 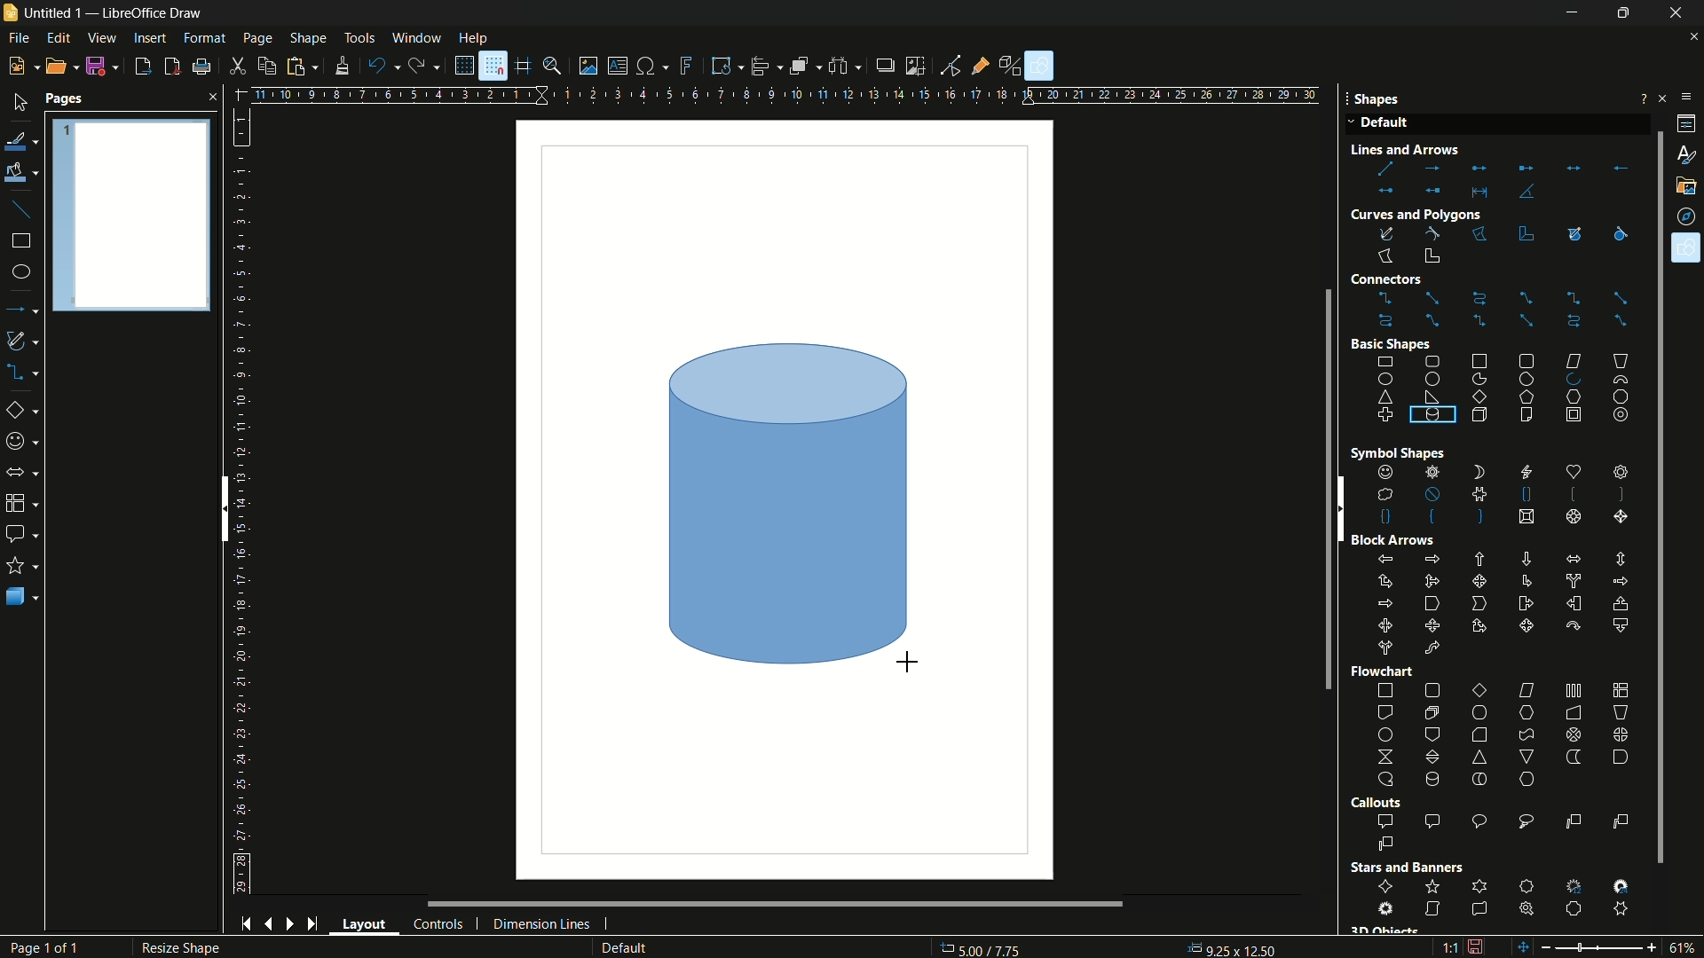 I want to click on shapes, so click(x=1686, y=248).